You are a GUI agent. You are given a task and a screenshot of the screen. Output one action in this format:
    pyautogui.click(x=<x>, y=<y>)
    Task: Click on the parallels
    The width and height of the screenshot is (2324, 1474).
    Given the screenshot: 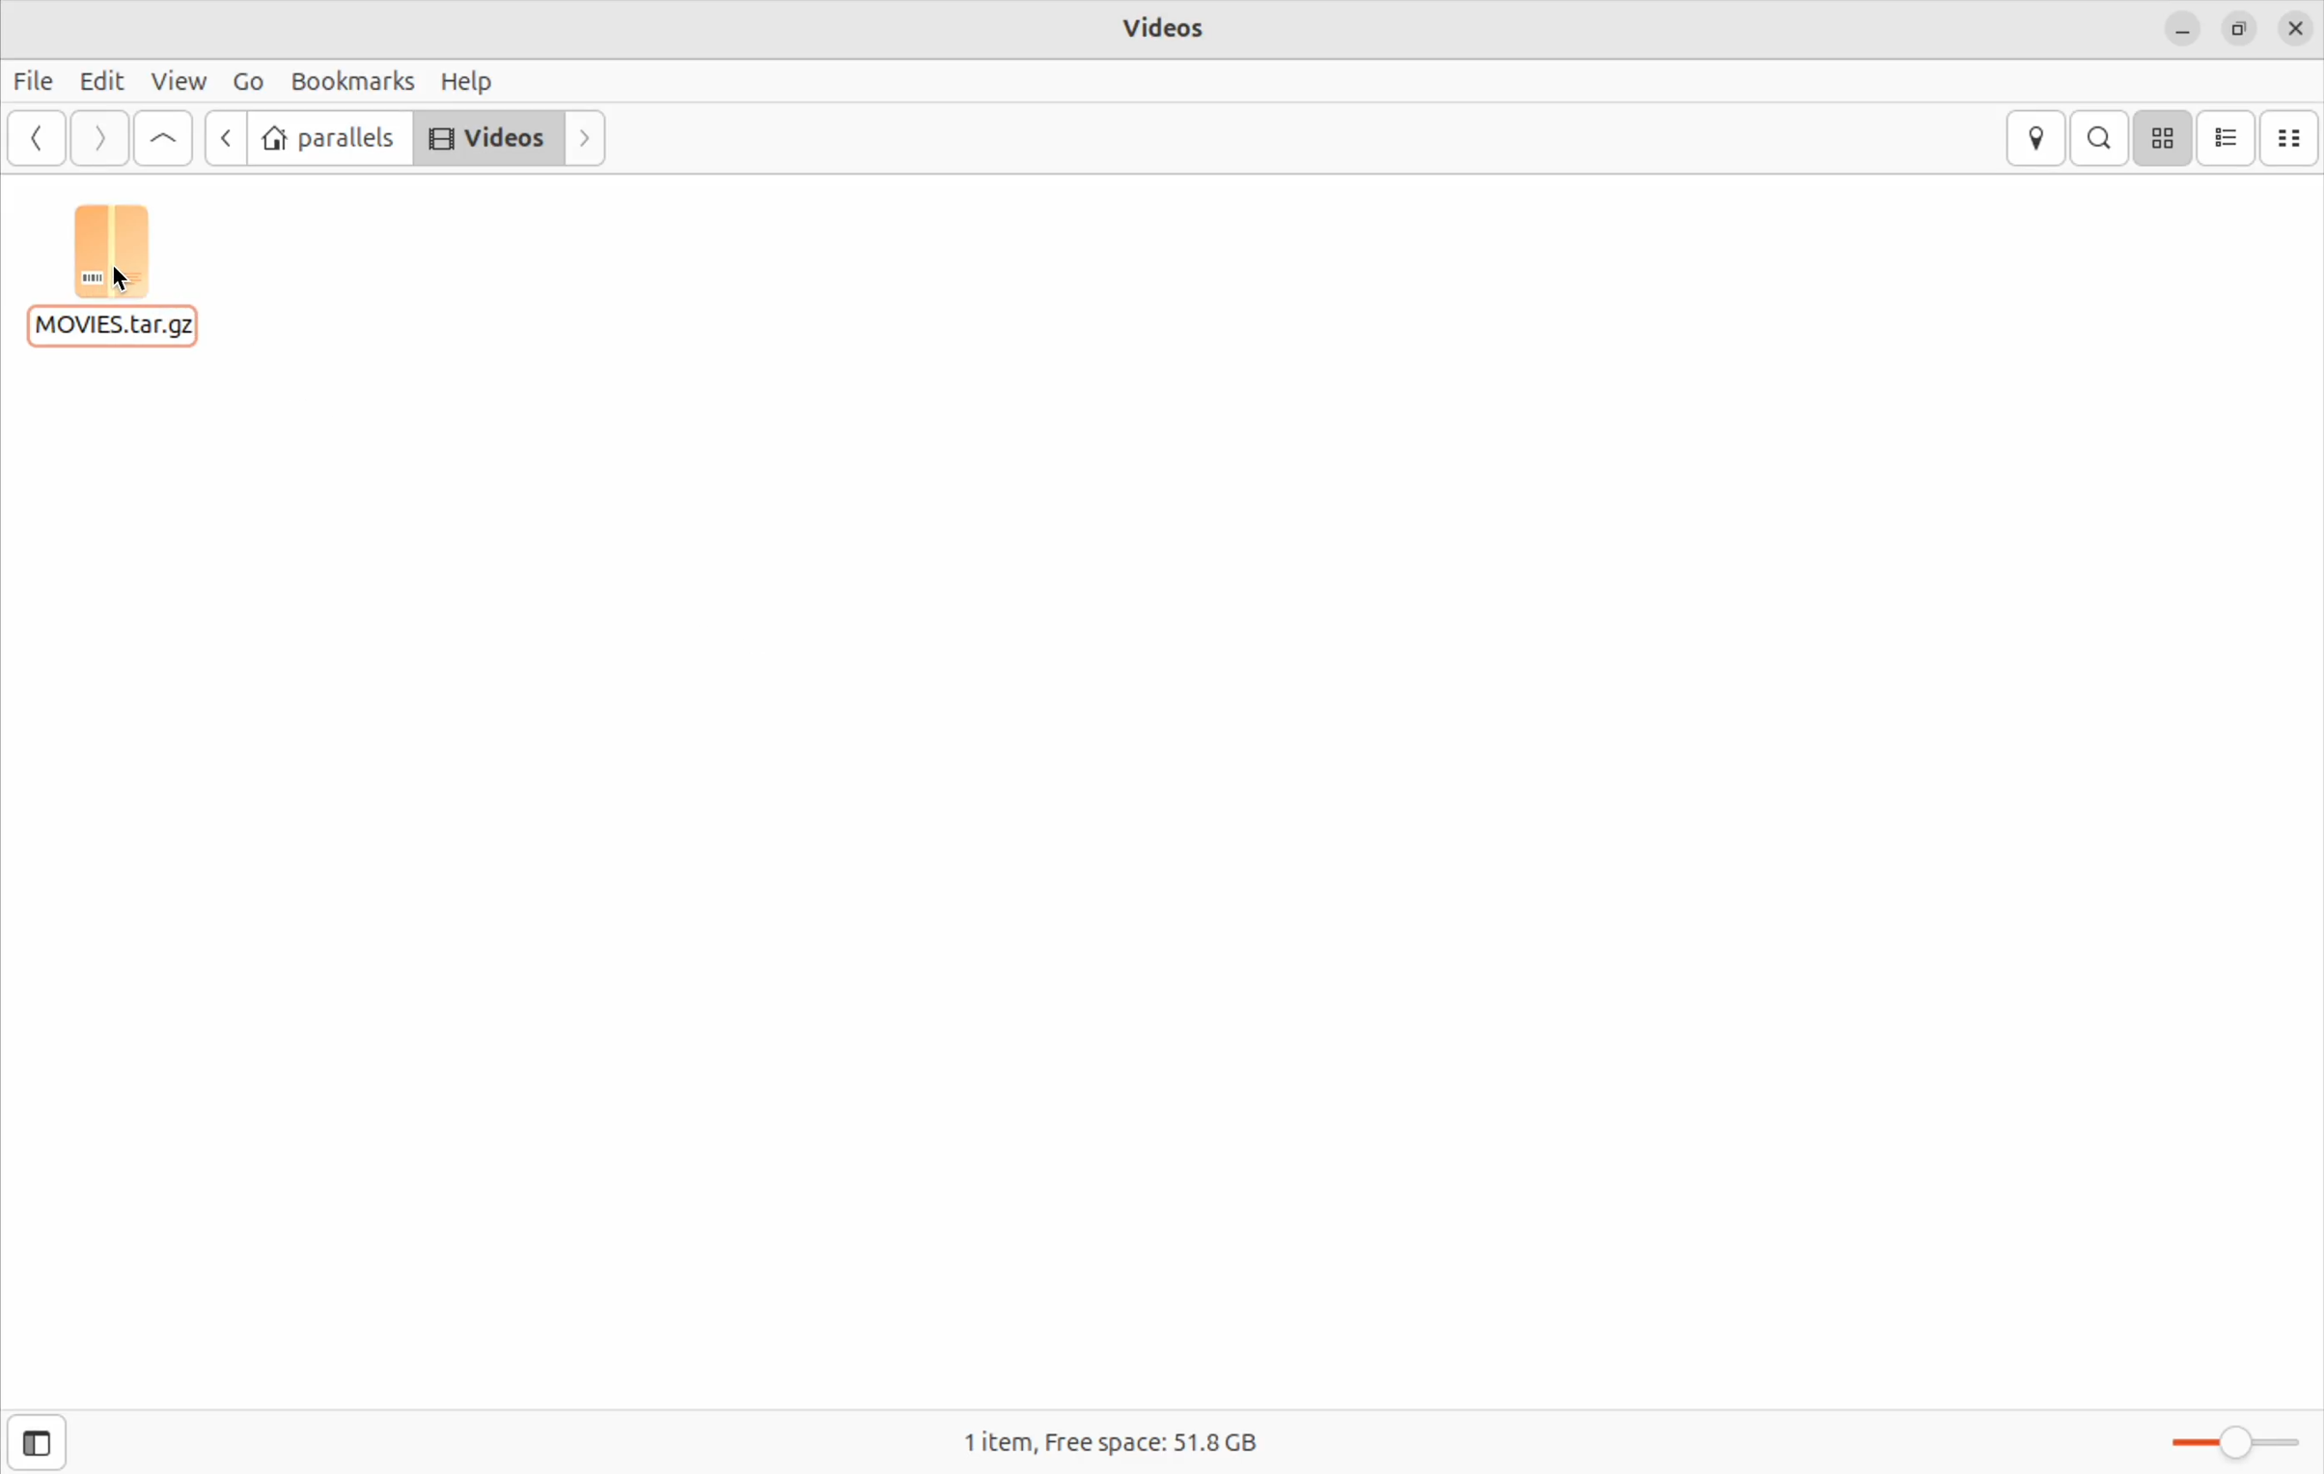 What is the action you would take?
    pyautogui.click(x=329, y=140)
    